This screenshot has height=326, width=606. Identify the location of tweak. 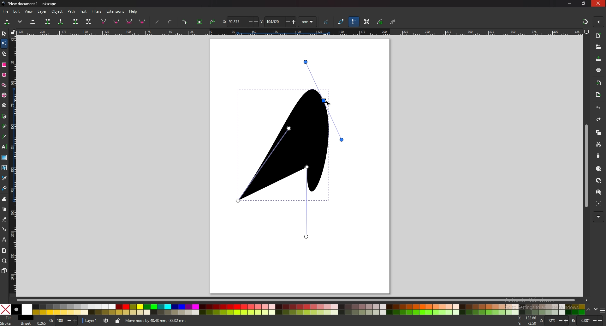
(4, 199).